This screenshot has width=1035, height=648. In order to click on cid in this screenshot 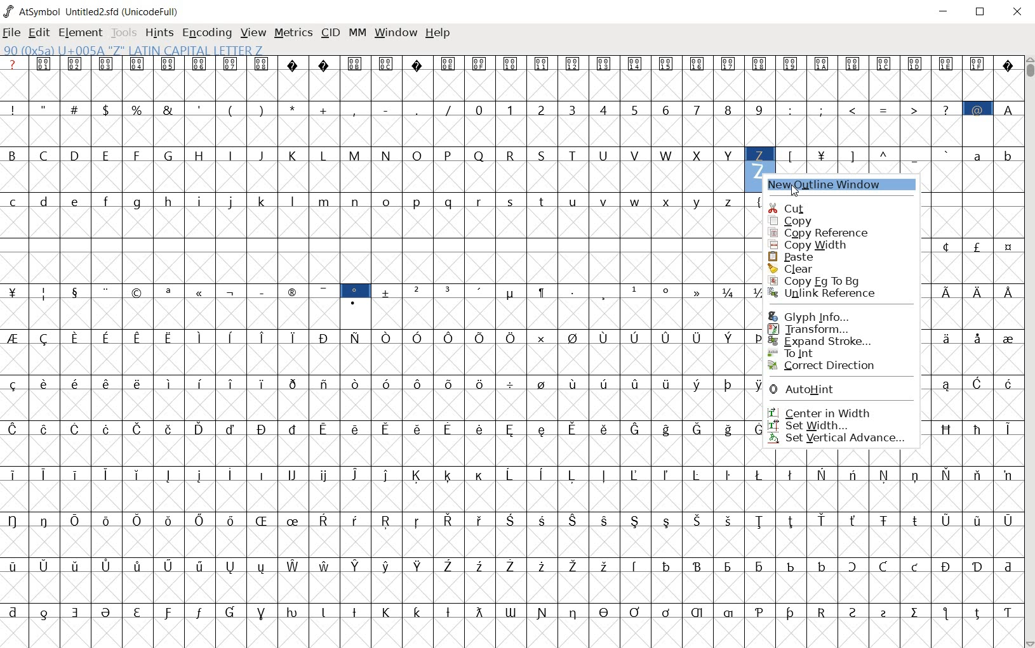, I will do `click(330, 32)`.